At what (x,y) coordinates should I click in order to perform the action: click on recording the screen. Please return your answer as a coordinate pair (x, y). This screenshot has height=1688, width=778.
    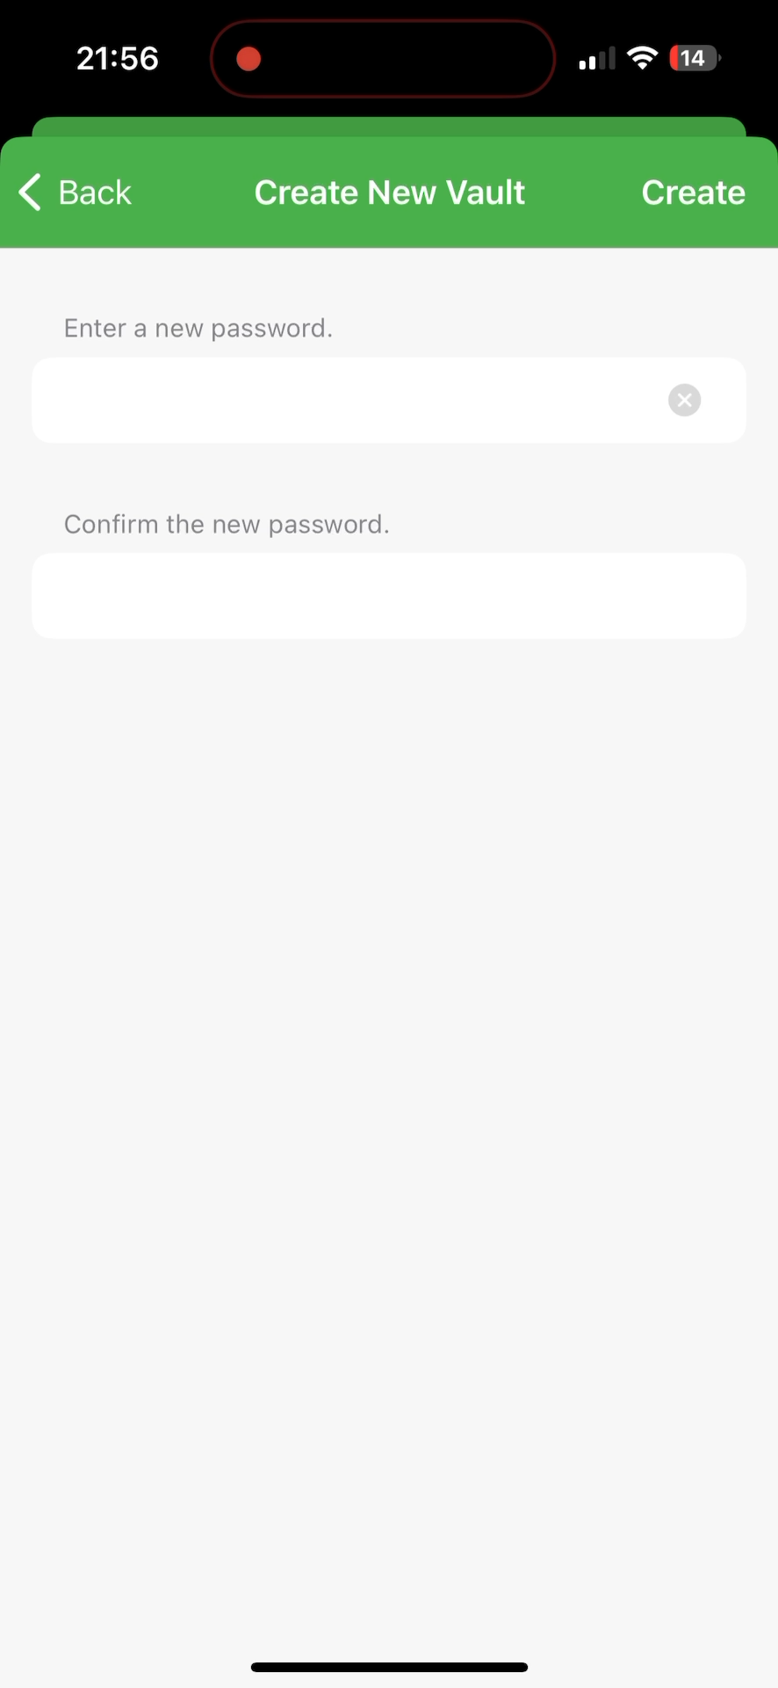
    Looking at the image, I should click on (249, 55).